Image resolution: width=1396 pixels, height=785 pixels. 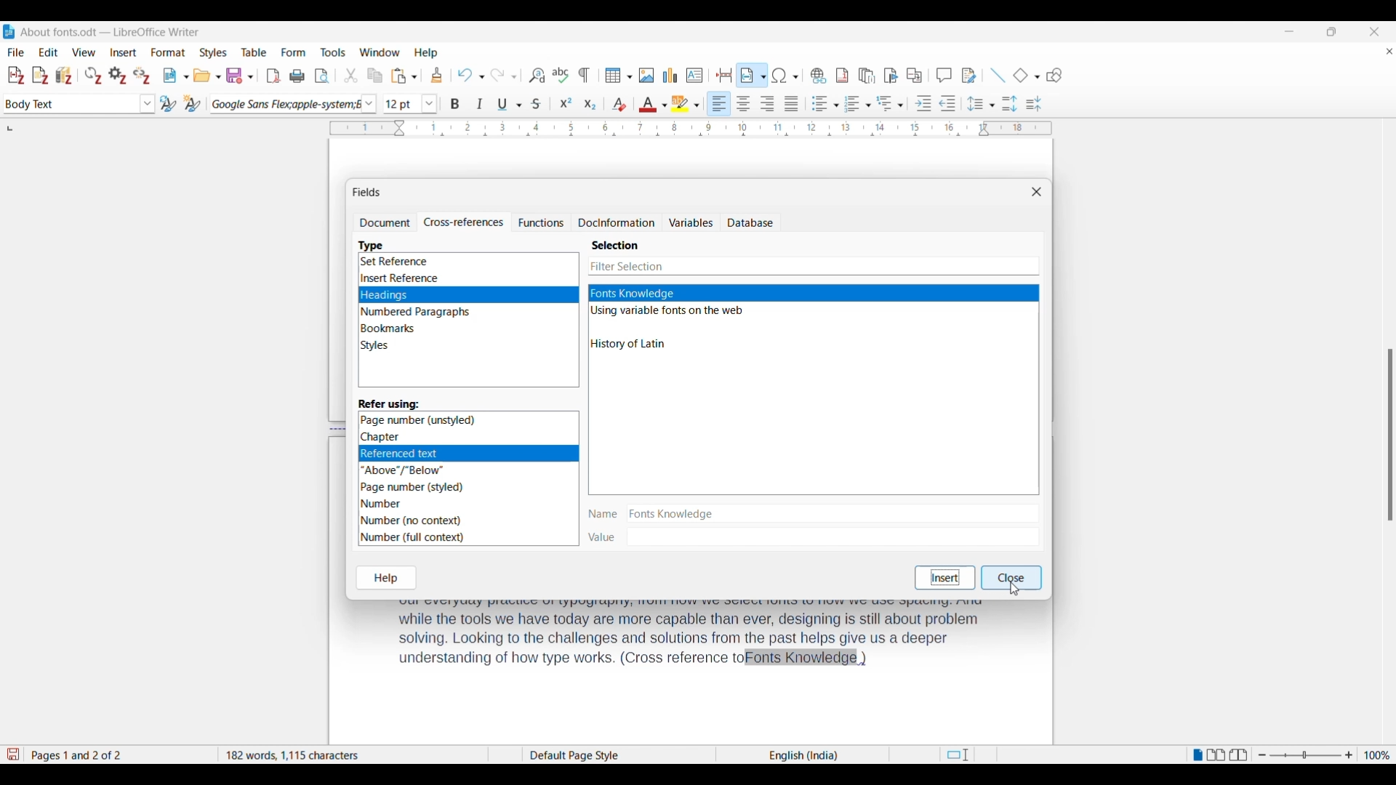 What do you see at coordinates (825, 103) in the screenshot?
I see `Toggle unordered list` at bounding box center [825, 103].